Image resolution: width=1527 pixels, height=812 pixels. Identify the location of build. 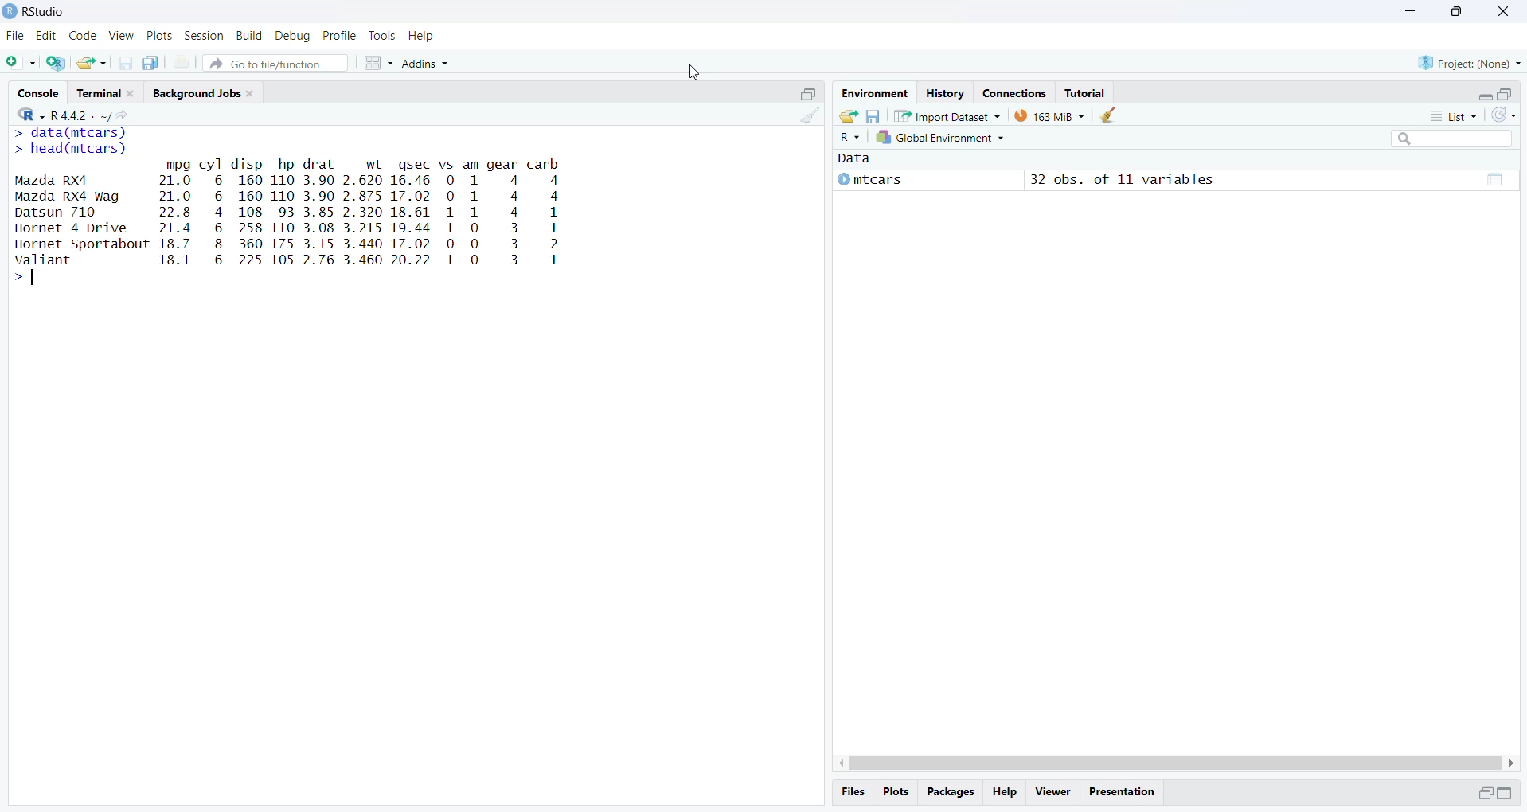
(249, 35).